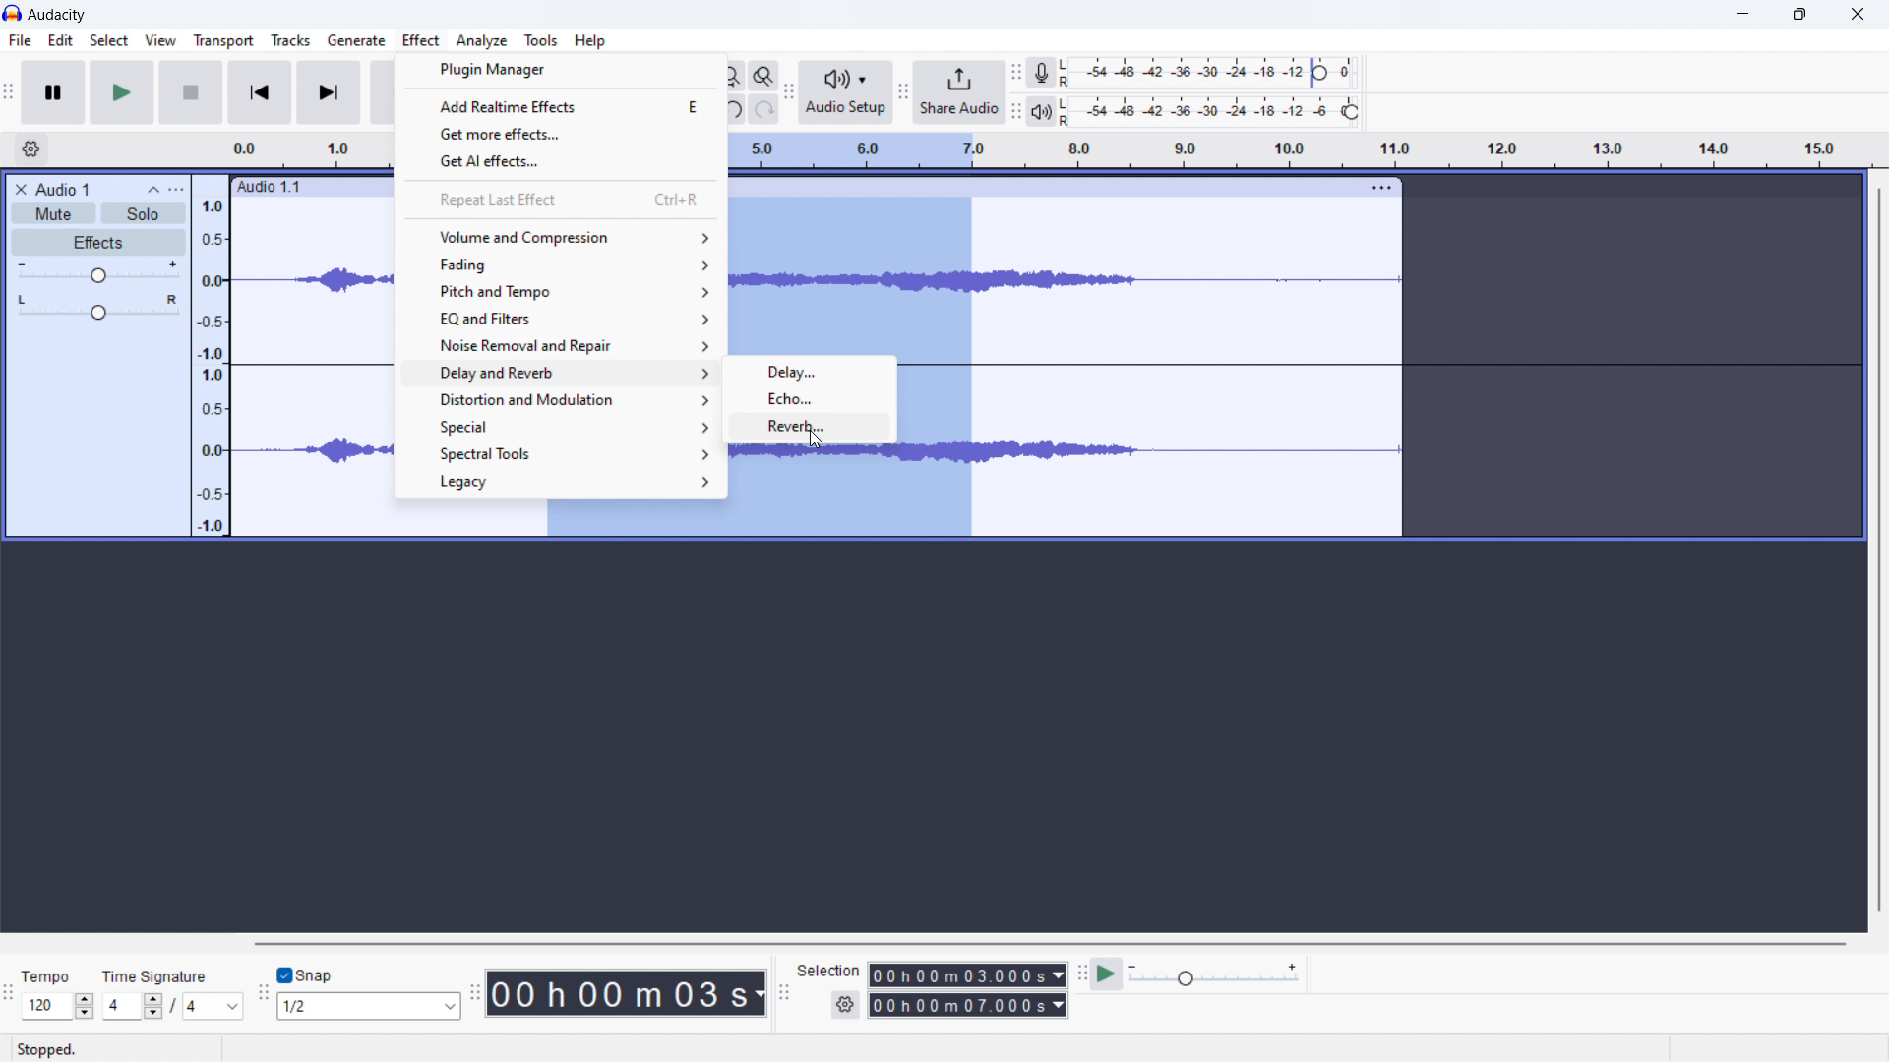 The image size is (1889, 1062). Describe the element at coordinates (1744, 14) in the screenshot. I see `minimize` at that location.